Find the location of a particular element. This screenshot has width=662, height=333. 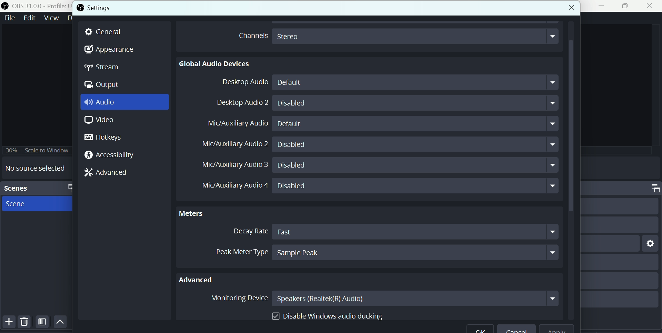

maximise is located at coordinates (627, 6).